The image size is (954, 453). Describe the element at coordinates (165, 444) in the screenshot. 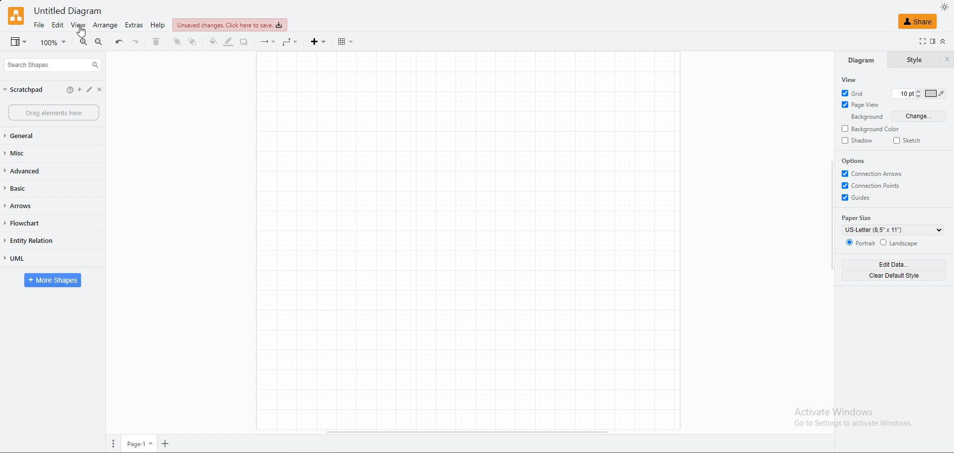

I see `add page` at that location.